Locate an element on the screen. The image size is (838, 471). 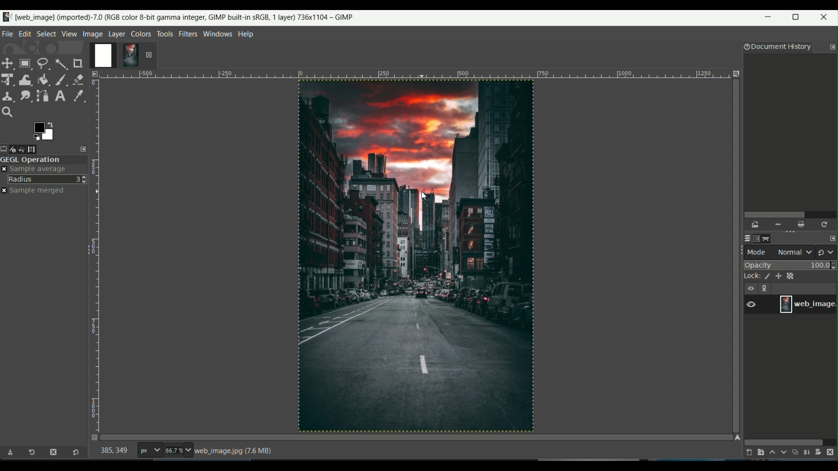
clear the entire document history is located at coordinates (802, 225).